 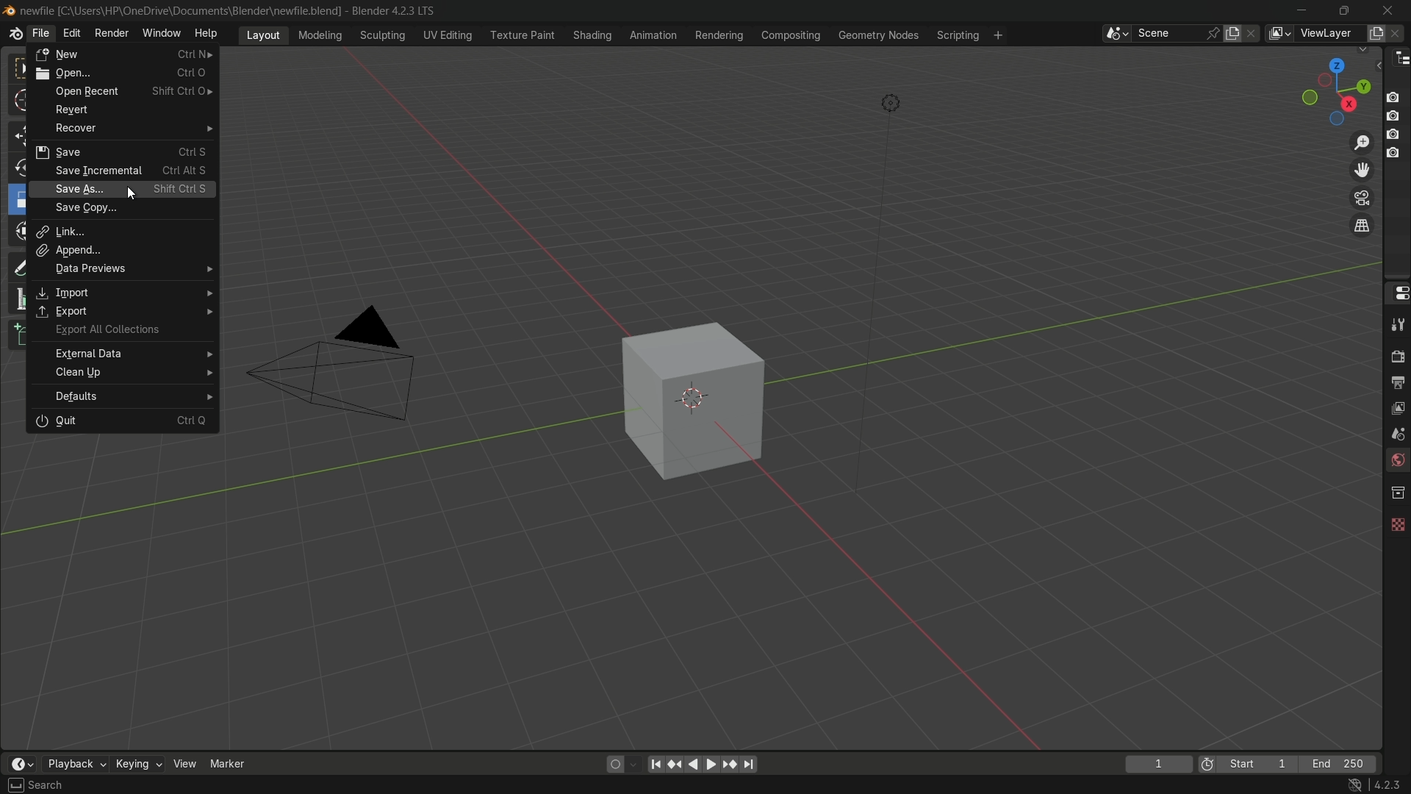 What do you see at coordinates (1253, 33) in the screenshot?
I see `delete scene` at bounding box center [1253, 33].